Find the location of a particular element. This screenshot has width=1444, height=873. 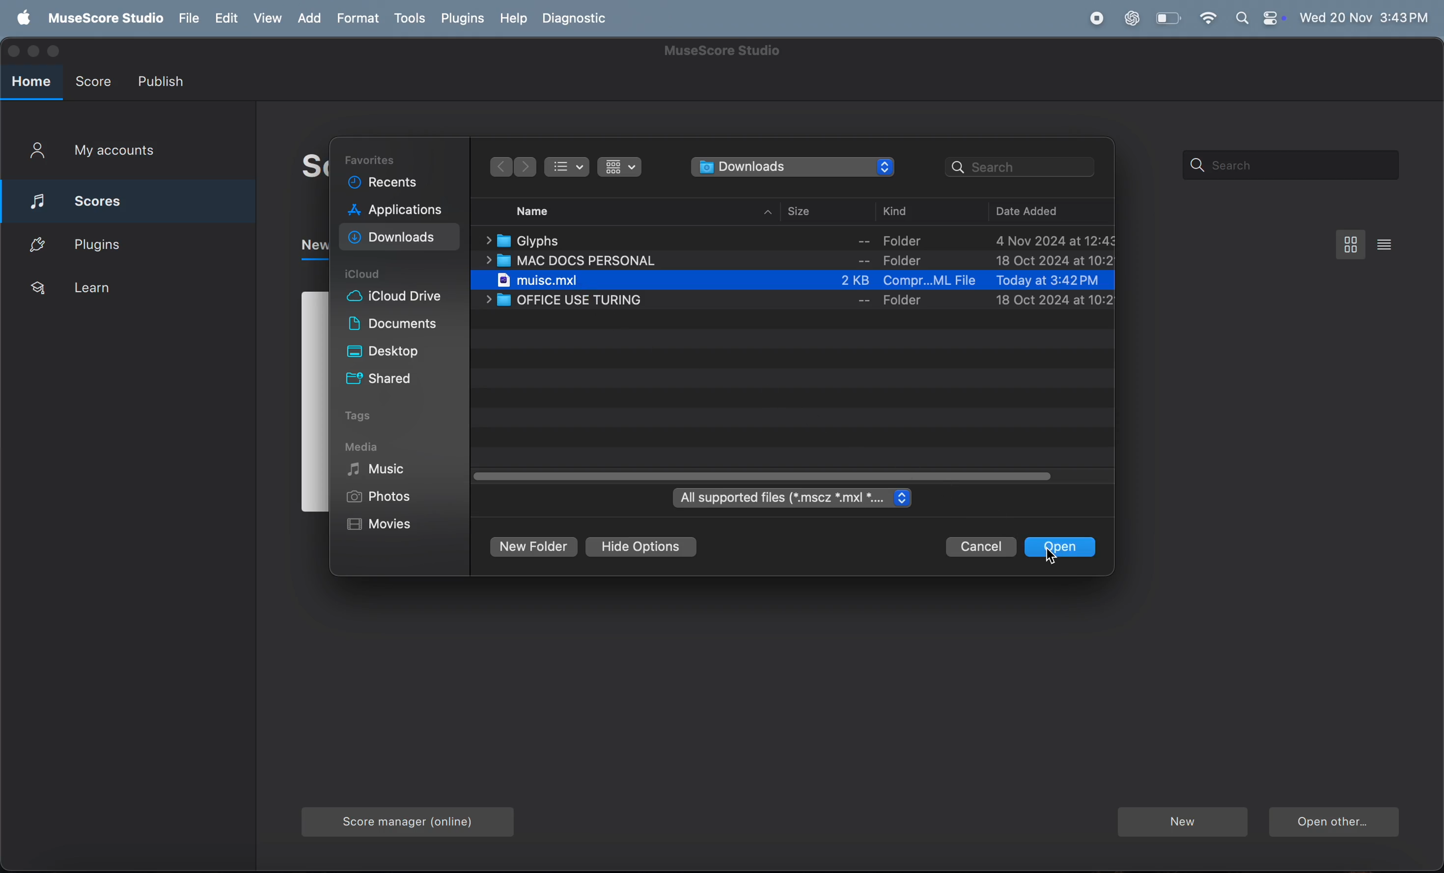

media is located at coordinates (365, 449).